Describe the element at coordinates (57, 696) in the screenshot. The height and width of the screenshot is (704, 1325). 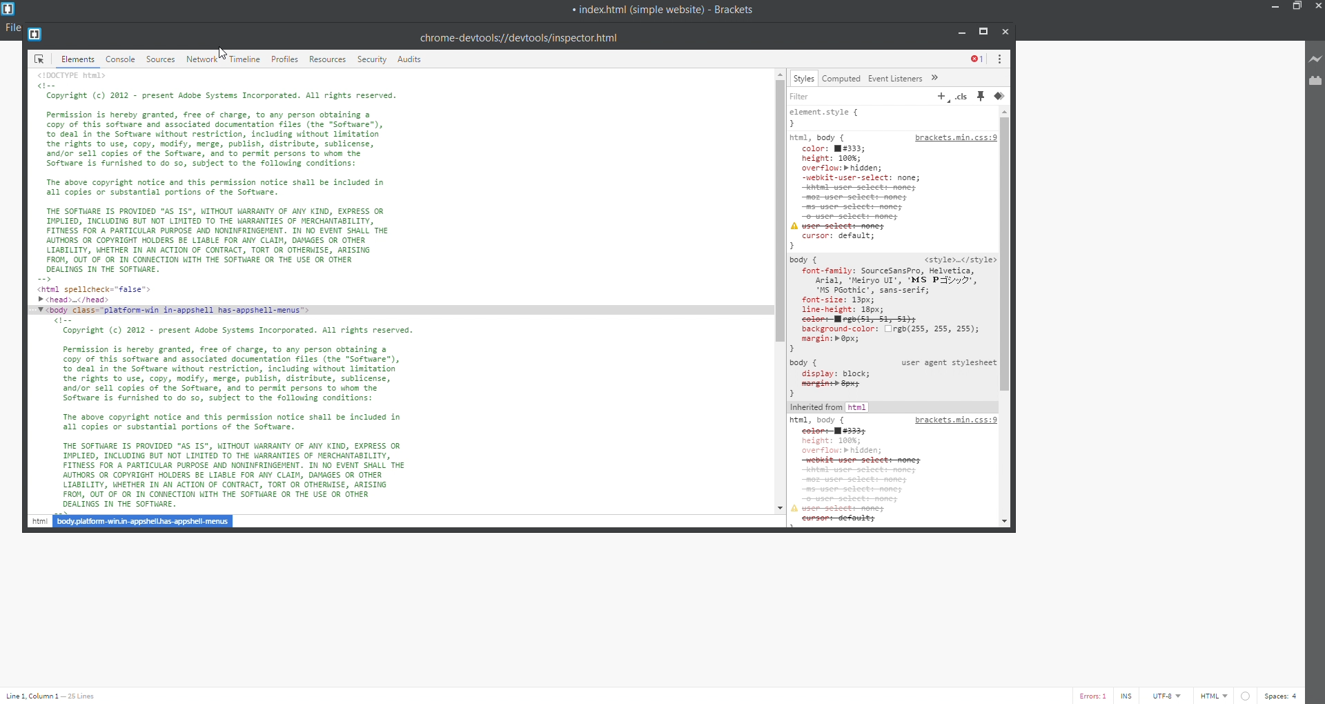
I see `text cursor position` at that location.